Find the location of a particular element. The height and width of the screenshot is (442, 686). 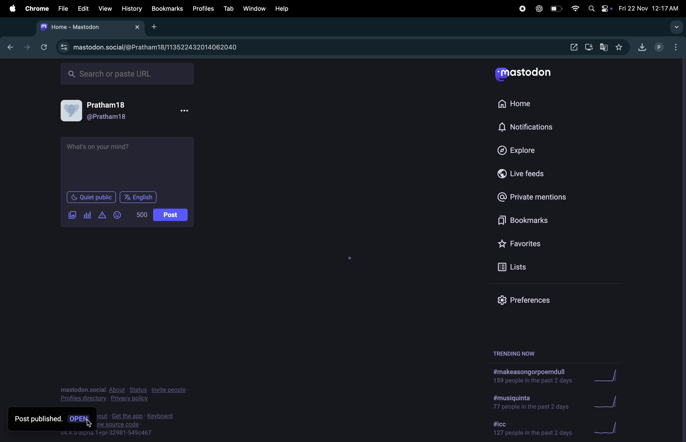

text box is located at coordinates (126, 160).